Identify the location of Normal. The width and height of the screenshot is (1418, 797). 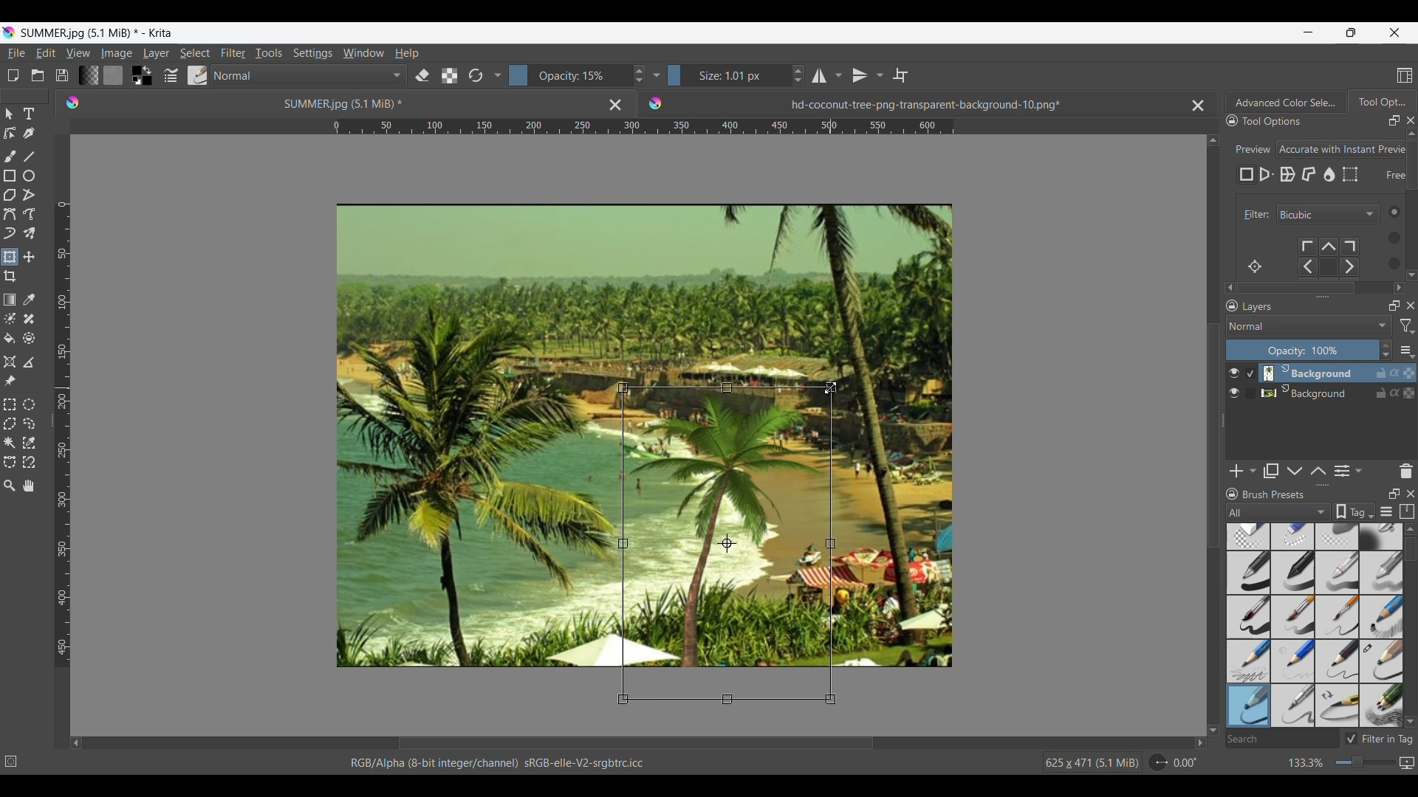
(309, 75).